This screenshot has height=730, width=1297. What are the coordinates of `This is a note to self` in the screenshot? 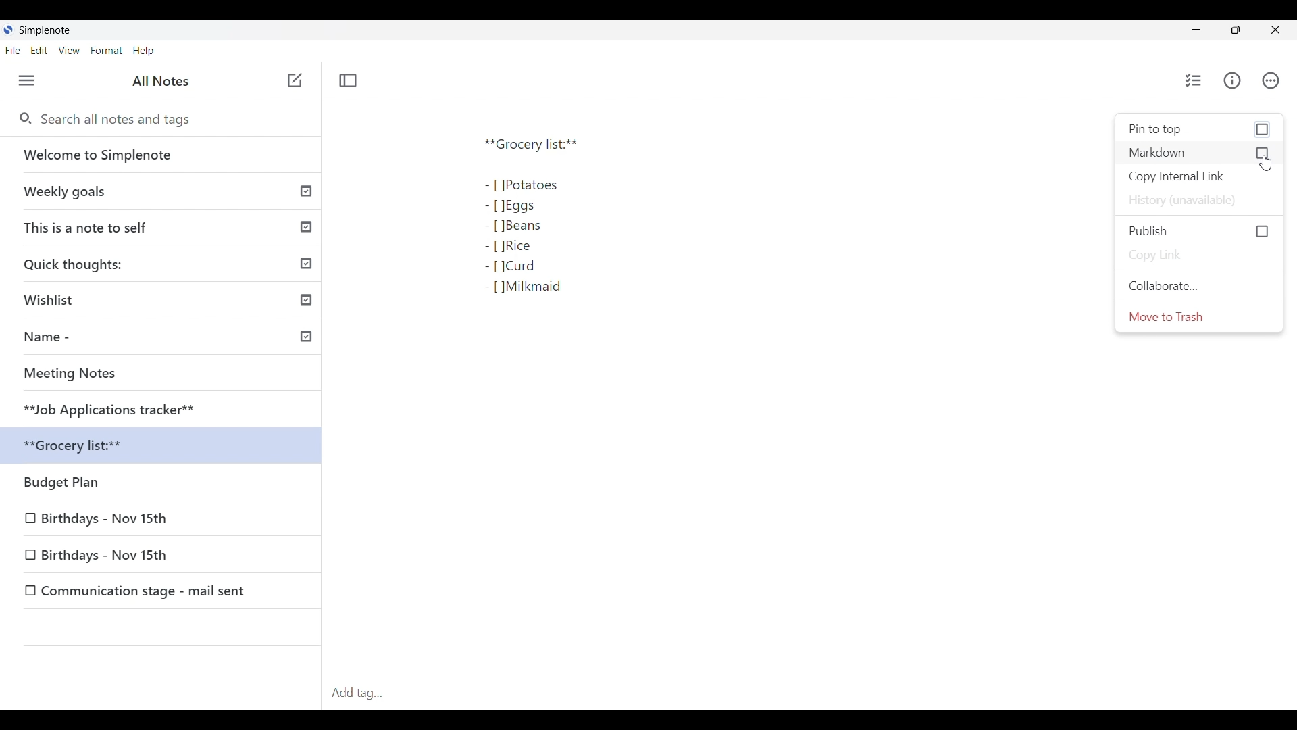 It's located at (166, 228).